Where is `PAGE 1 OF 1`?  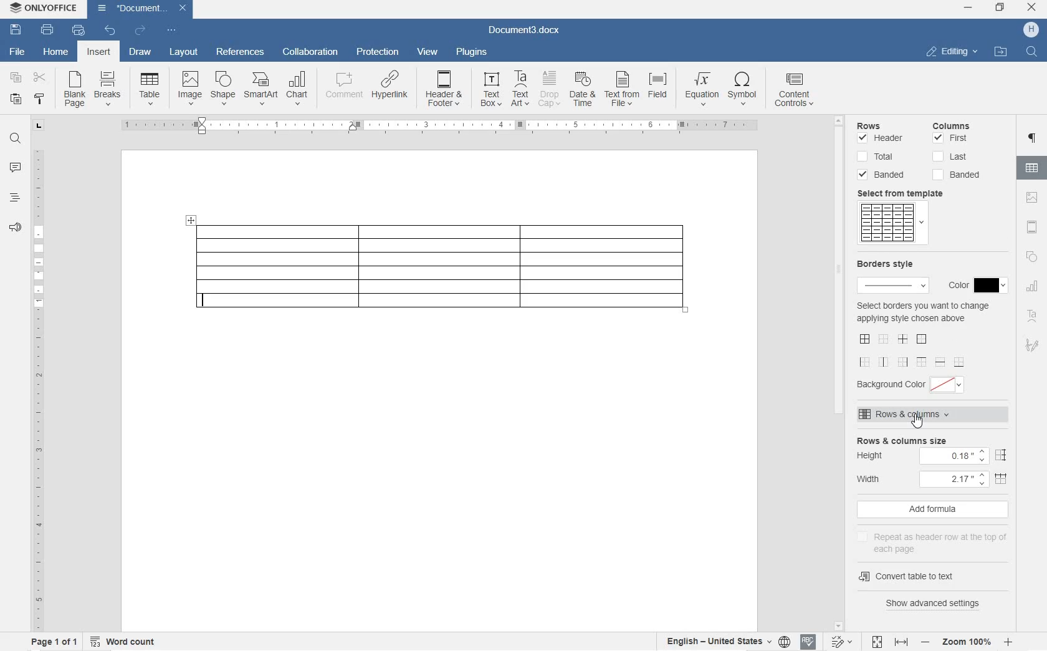 PAGE 1 OF 1 is located at coordinates (54, 642).